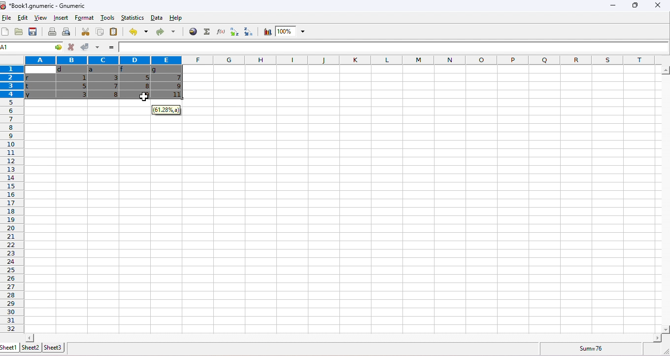  I want to click on sort descending, so click(246, 32).